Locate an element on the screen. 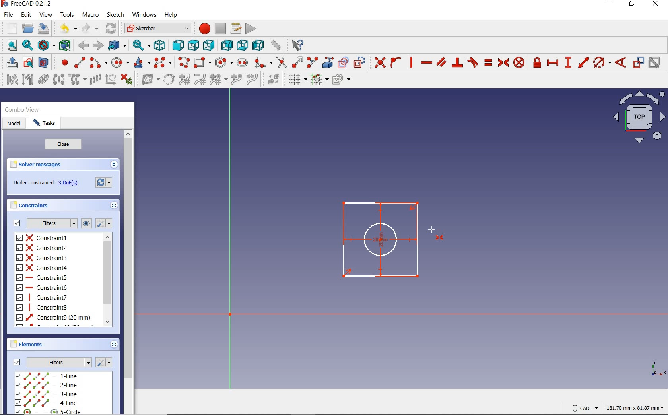  constraint6 is located at coordinates (42, 287).